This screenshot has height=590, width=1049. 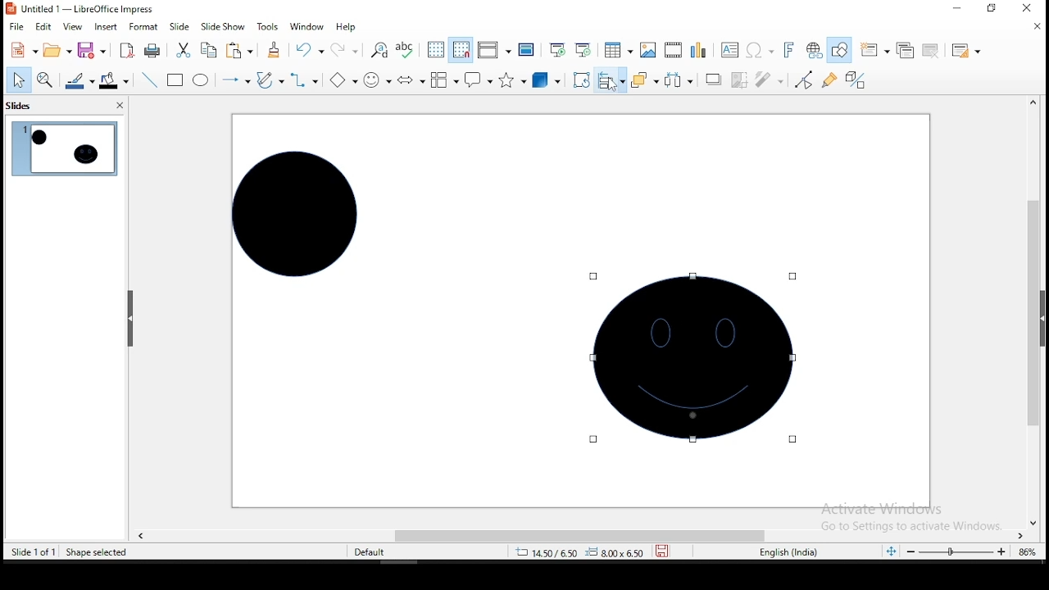 I want to click on redo, so click(x=346, y=50).